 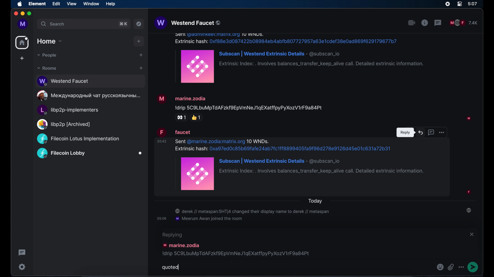 What do you see at coordinates (267, 59) in the screenshot?
I see `message` at bounding box center [267, 59].